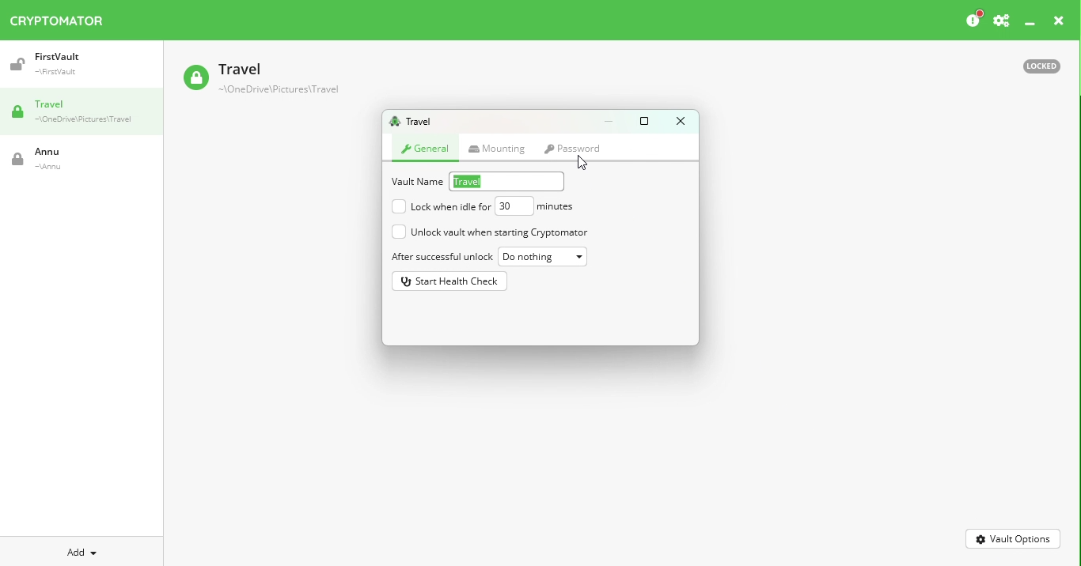 The image size is (1081, 566). I want to click on Close, so click(680, 121).